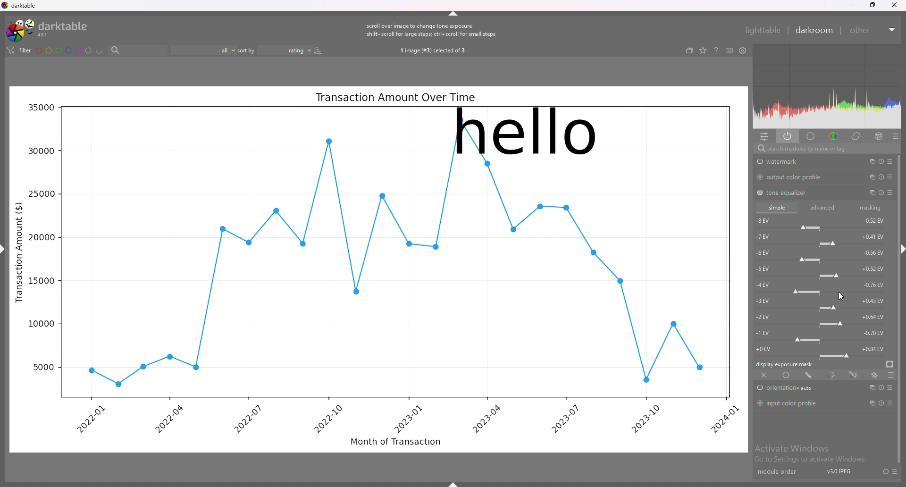 The height and width of the screenshot is (487, 906). What do you see at coordinates (821, 223) in the screenshot?
I see `-8 EV force` at bounding box center [821, 223].